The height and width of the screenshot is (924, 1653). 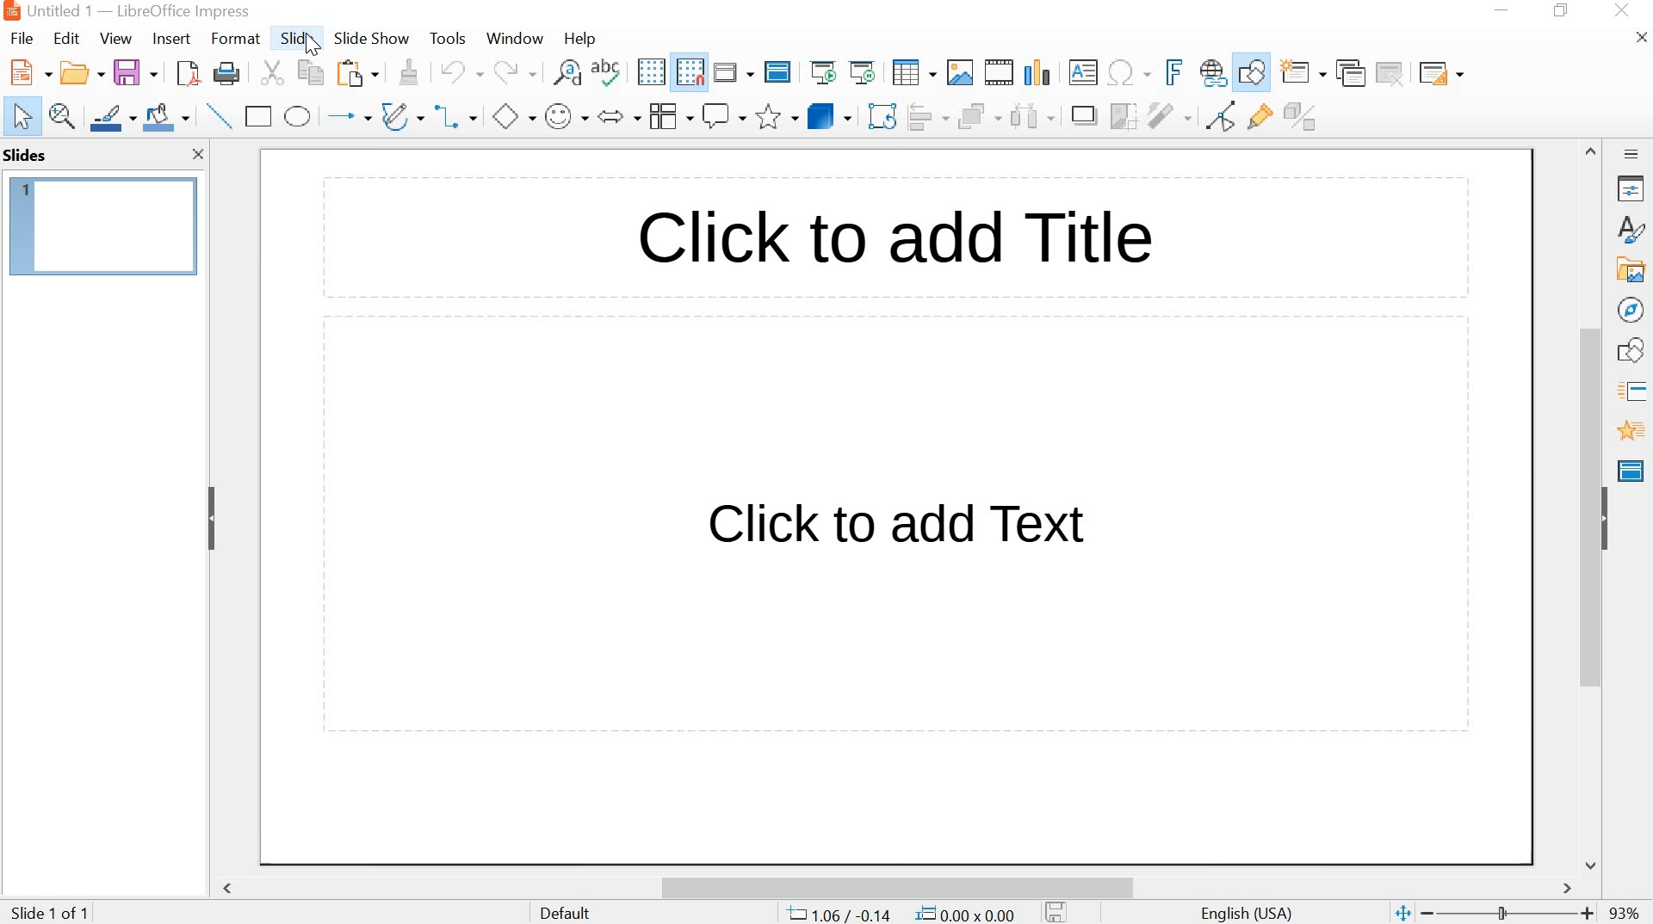 What do you see at coordinates (980, 114) in the screenshot?
I see `Arrange` at bounding box center [980, 114].